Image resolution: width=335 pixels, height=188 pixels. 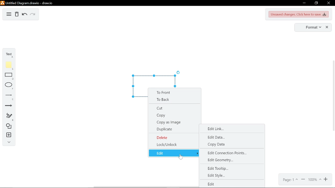 What do you see at coordinates (174, 93) in the screenshot?
I see `to front` at bounding box center [174, 93].